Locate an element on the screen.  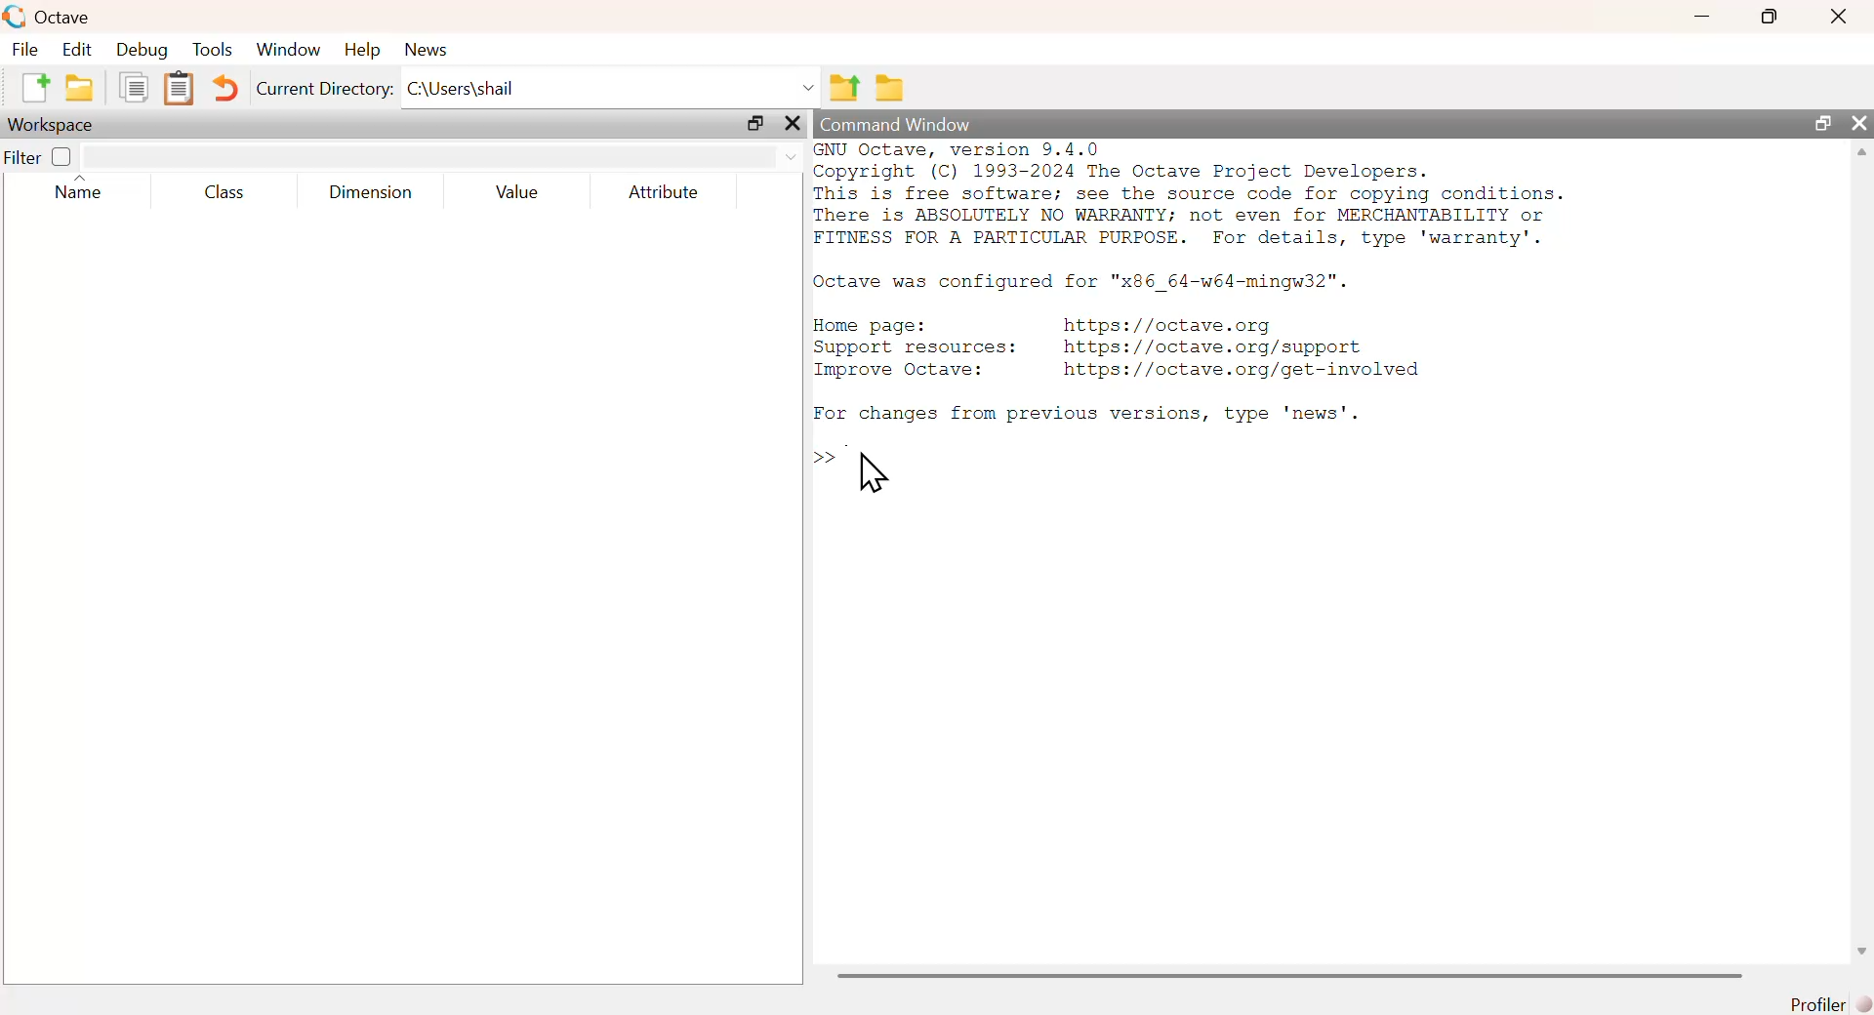
help is located at coordinates (367, 50).